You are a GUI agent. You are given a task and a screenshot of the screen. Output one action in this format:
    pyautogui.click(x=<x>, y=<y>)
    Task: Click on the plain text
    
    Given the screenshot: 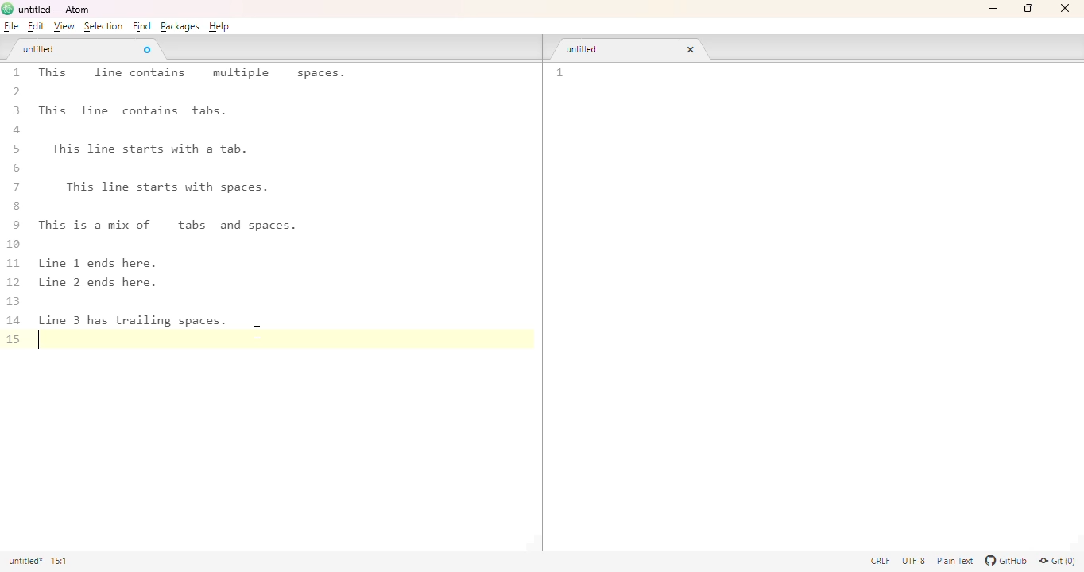 What is the action you would take?
    pyautogui.click(x=957, y=561)
    